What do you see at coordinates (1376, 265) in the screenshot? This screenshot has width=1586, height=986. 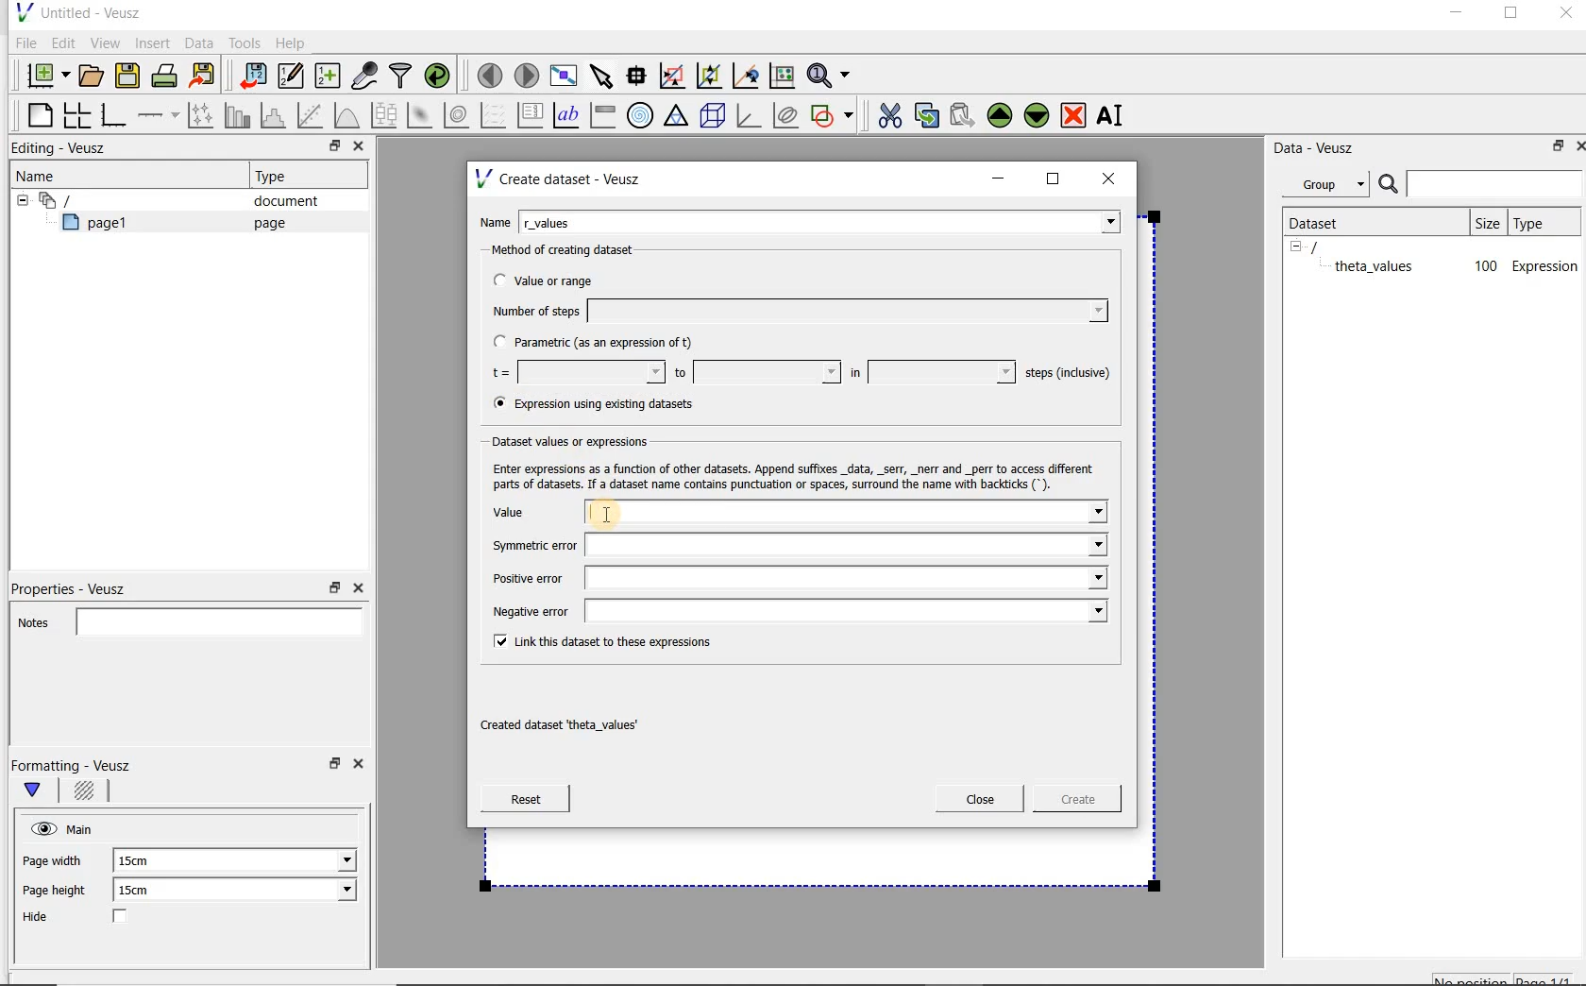 I see `theta_values` at bounding box center [1376, 265].